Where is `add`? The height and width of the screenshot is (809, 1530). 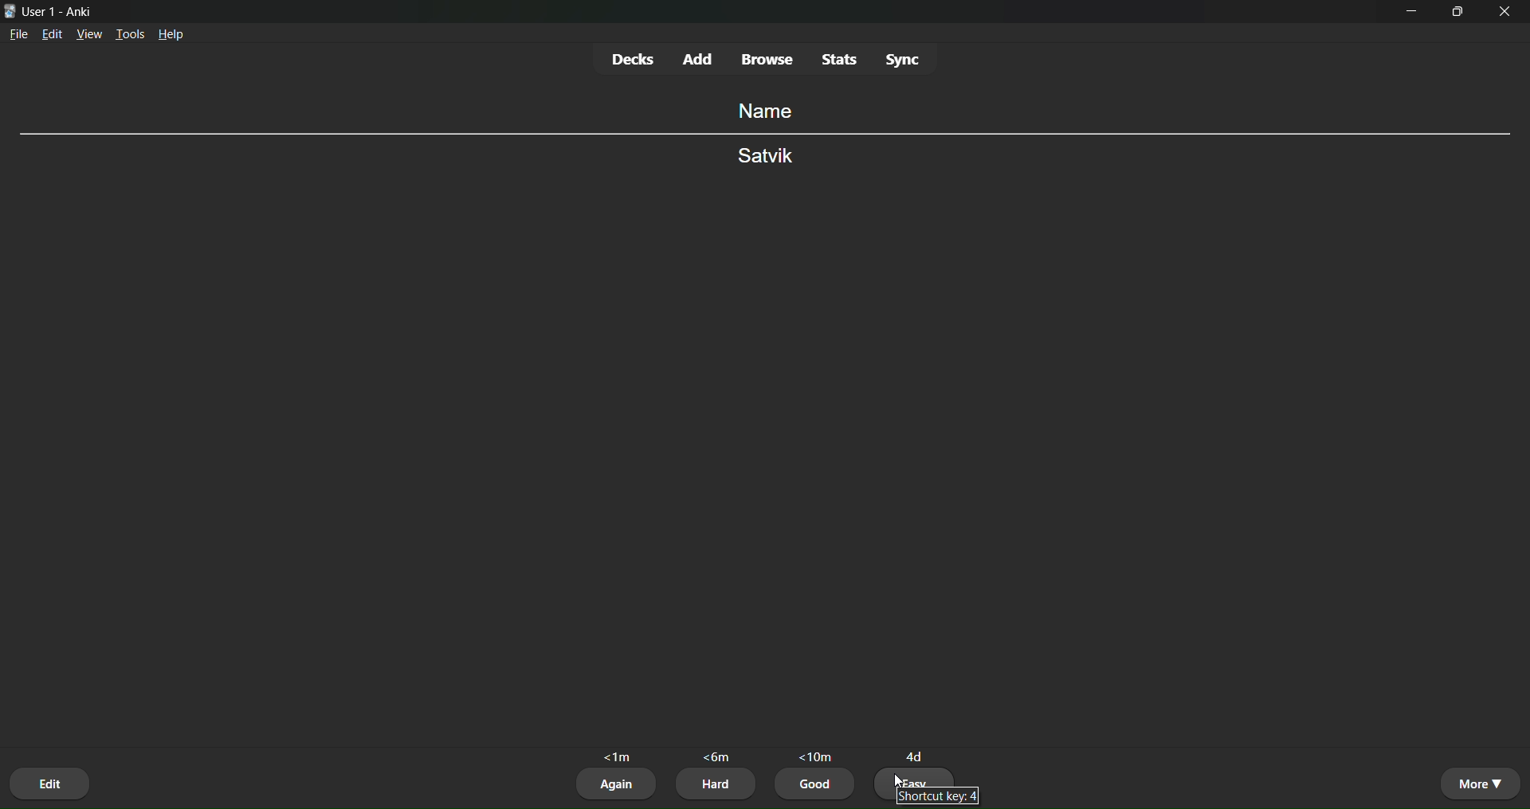
add is located at coordinates (700, 57).